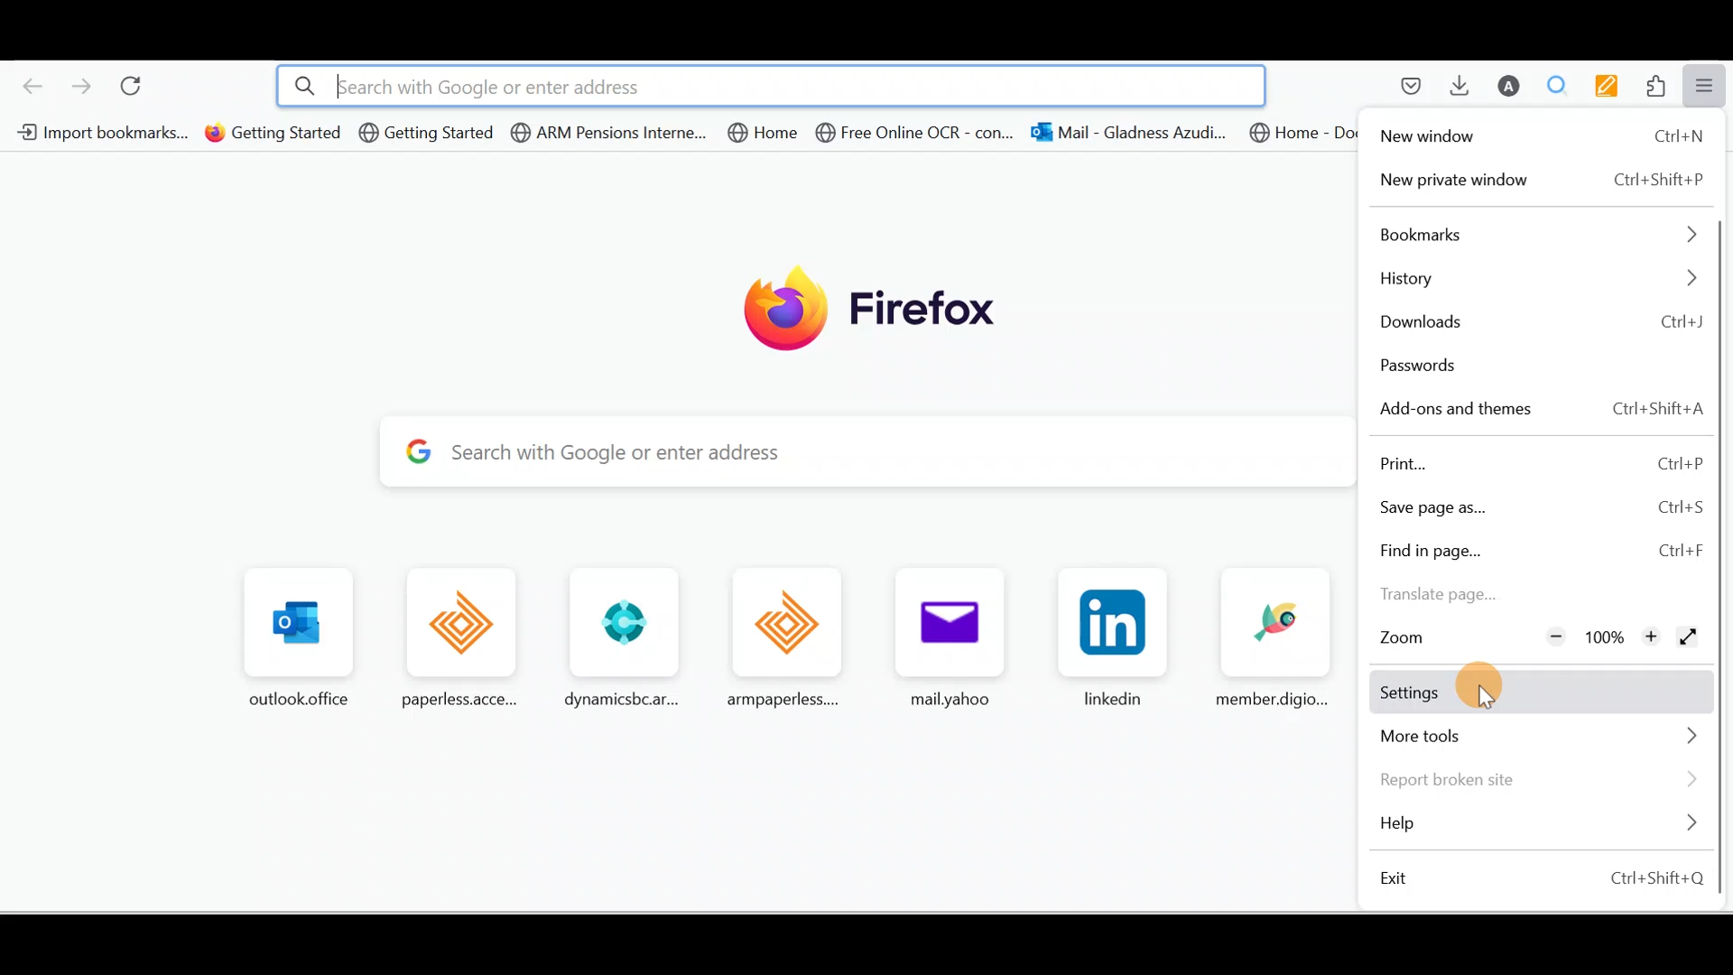  I want to click on Open application menu, so click(1710, 85).